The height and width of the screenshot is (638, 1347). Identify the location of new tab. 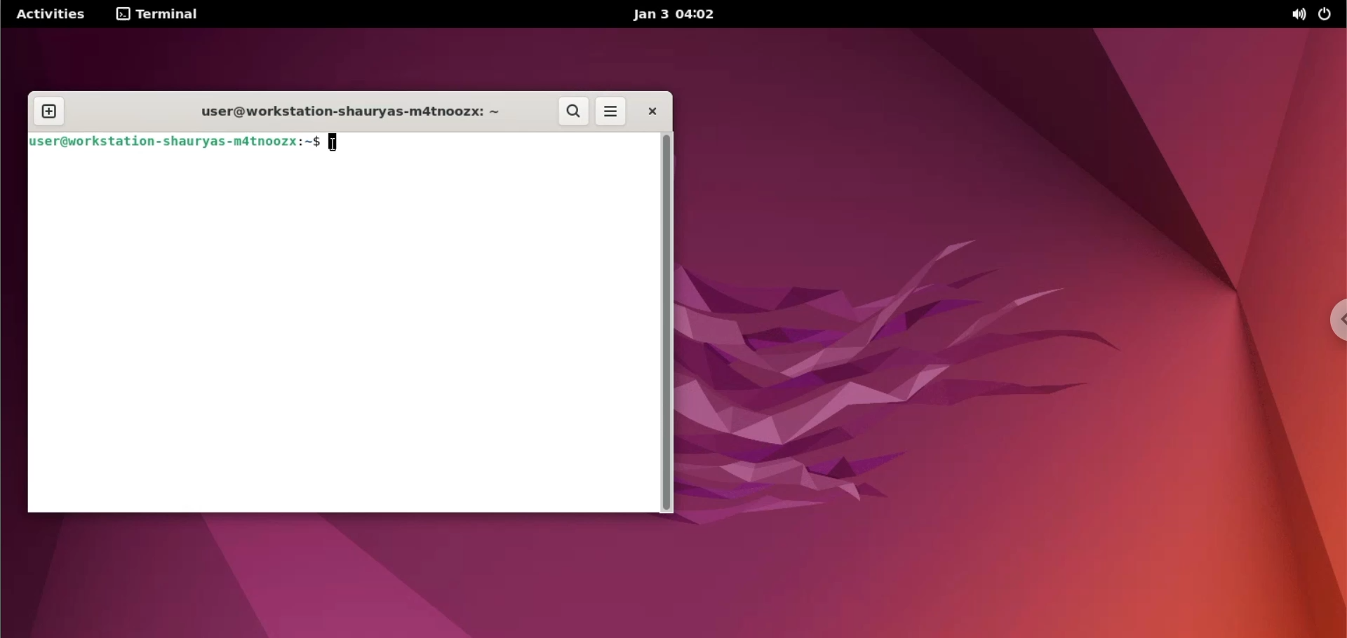
(49, 112).